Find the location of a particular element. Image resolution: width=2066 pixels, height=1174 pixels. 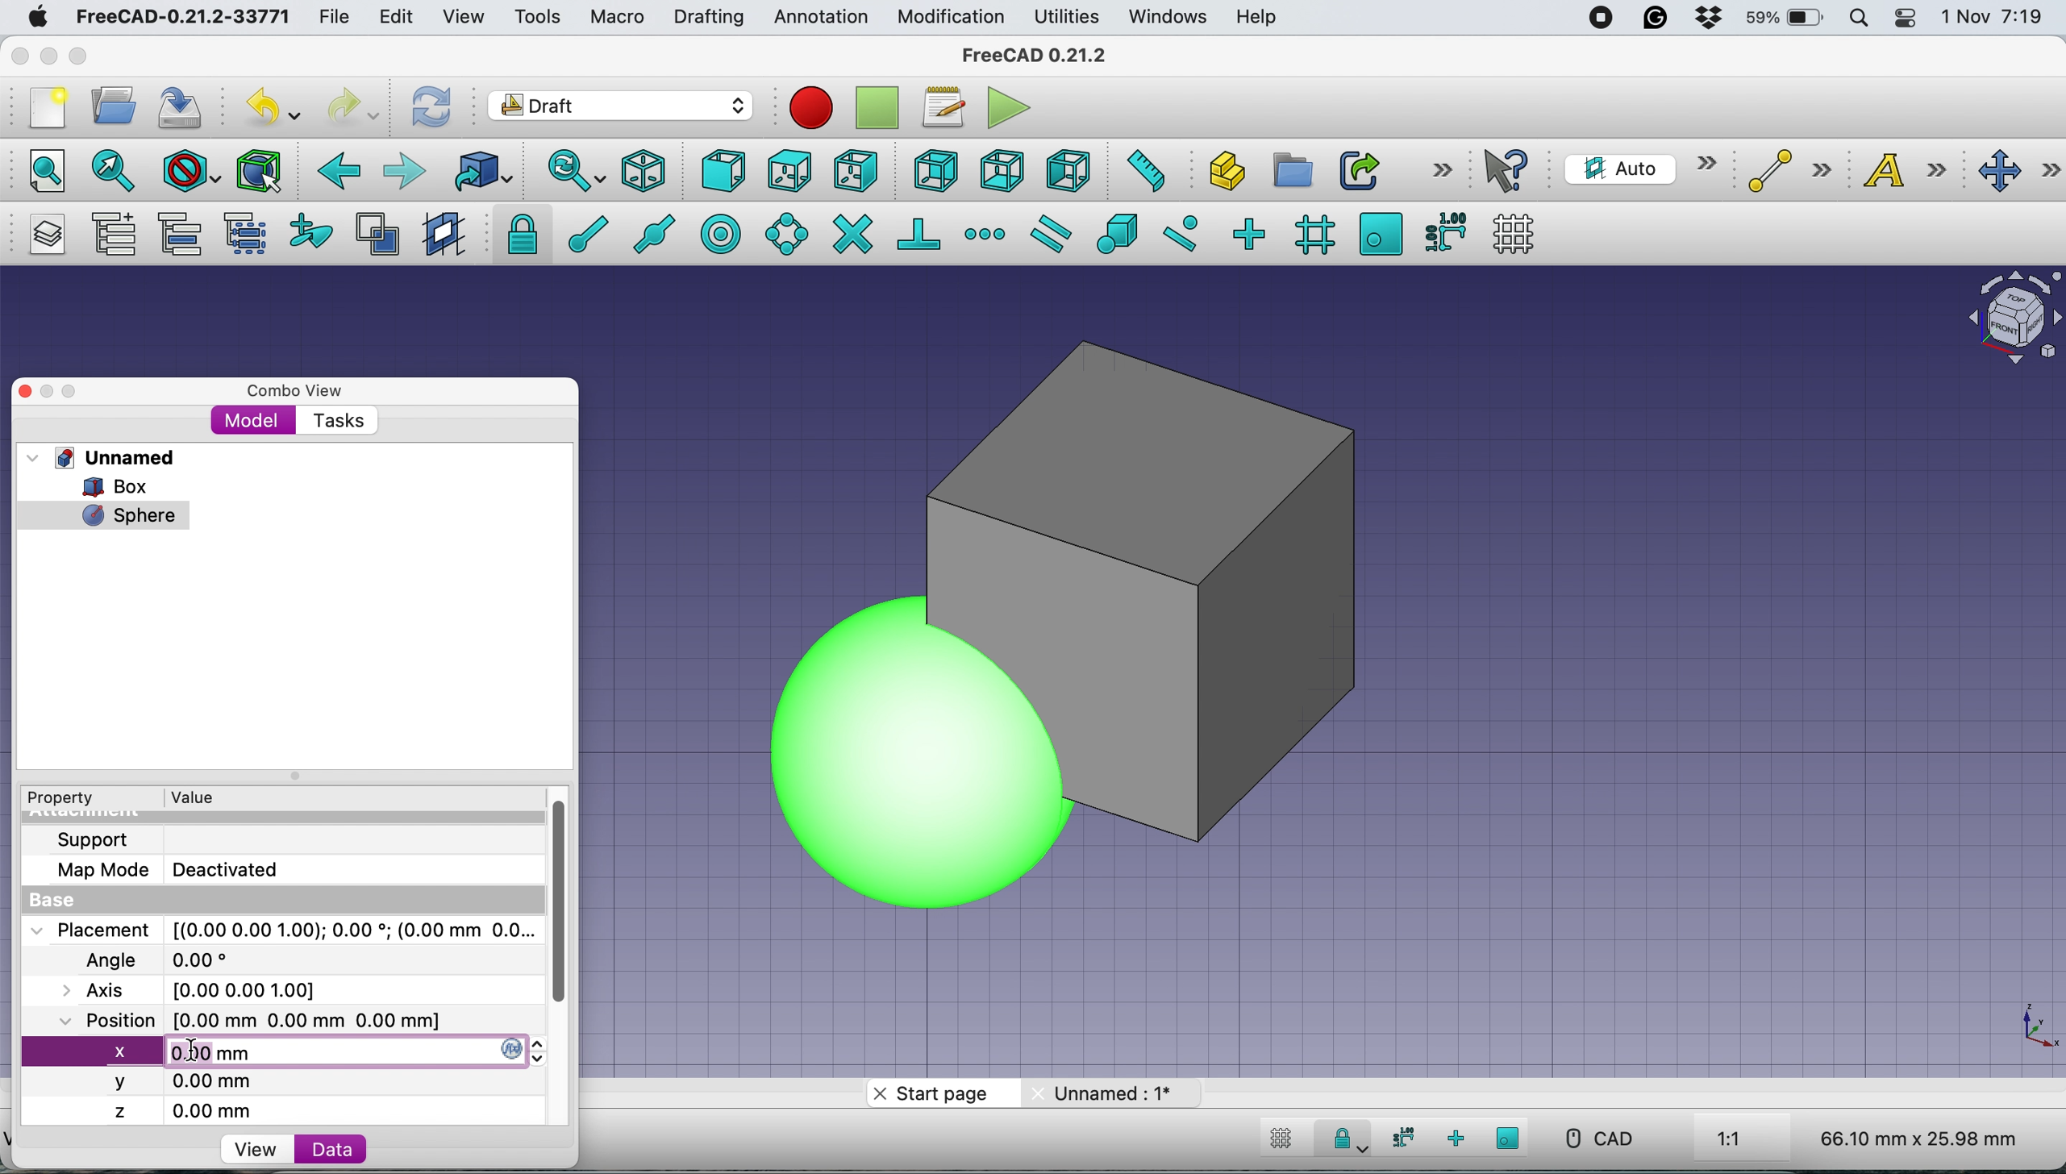

date and time is located at coordinates (1994, 18).